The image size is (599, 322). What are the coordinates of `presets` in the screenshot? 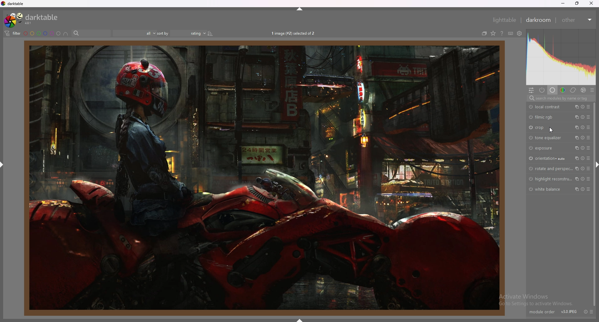 It's located at (588, 127).